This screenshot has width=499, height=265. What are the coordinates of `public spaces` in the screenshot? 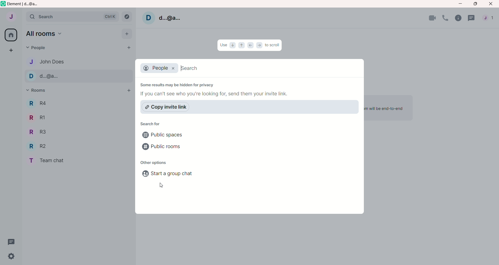 It's located at (168, 136).